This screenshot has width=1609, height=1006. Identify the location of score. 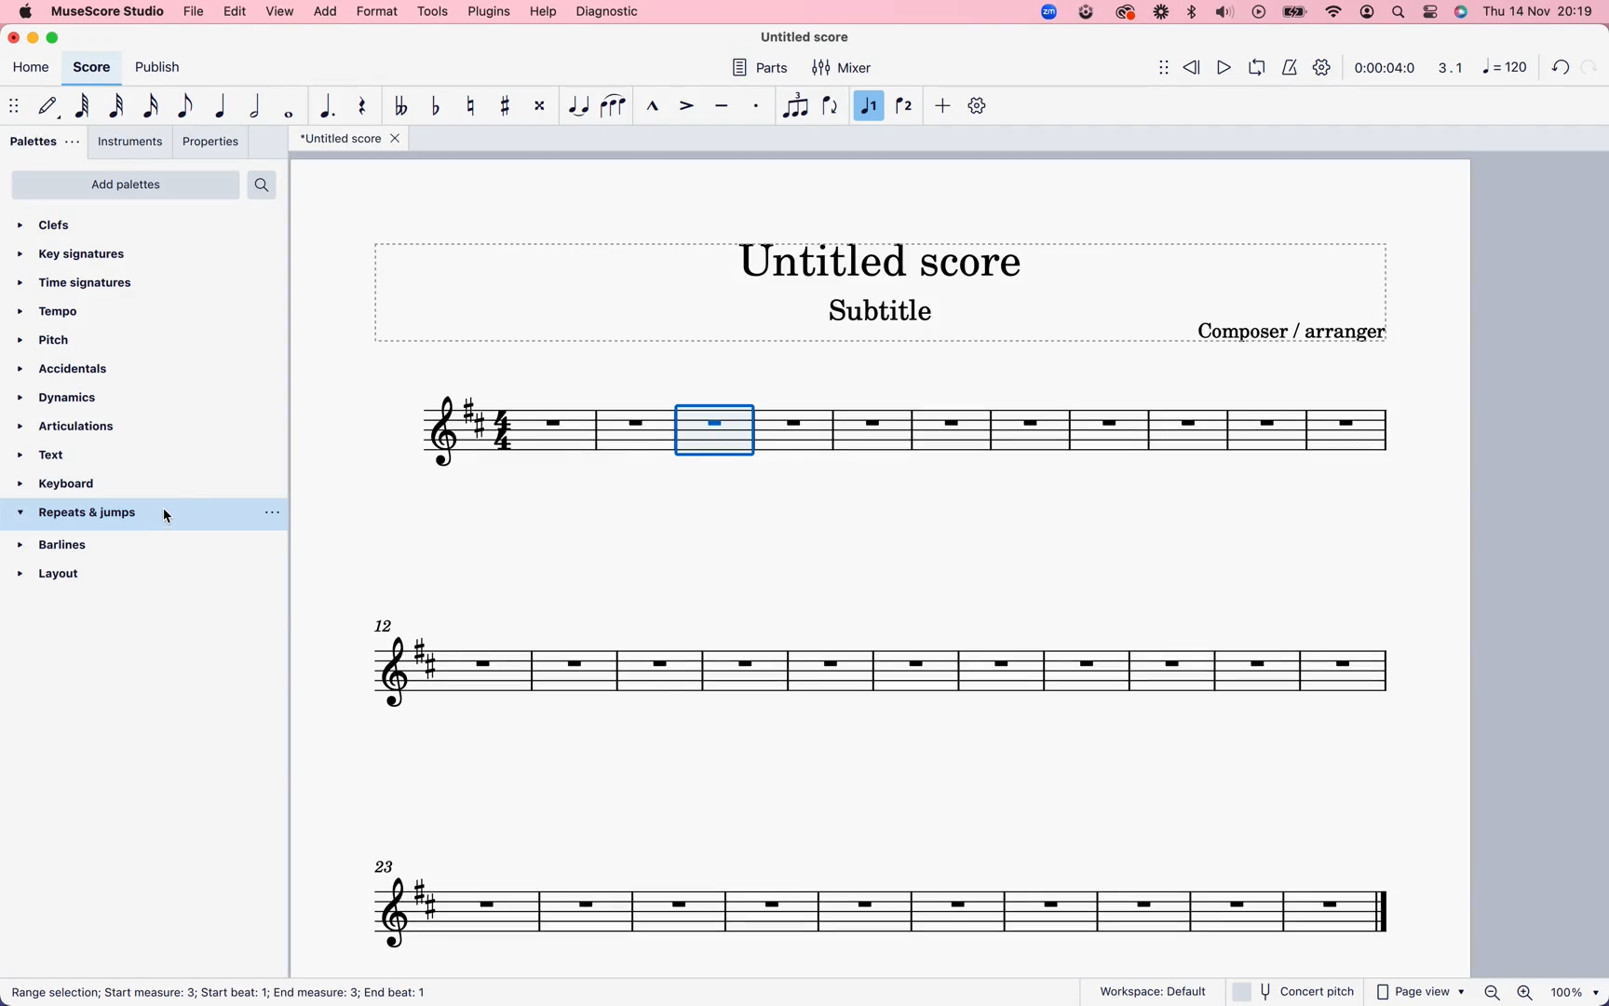
(91, 67).